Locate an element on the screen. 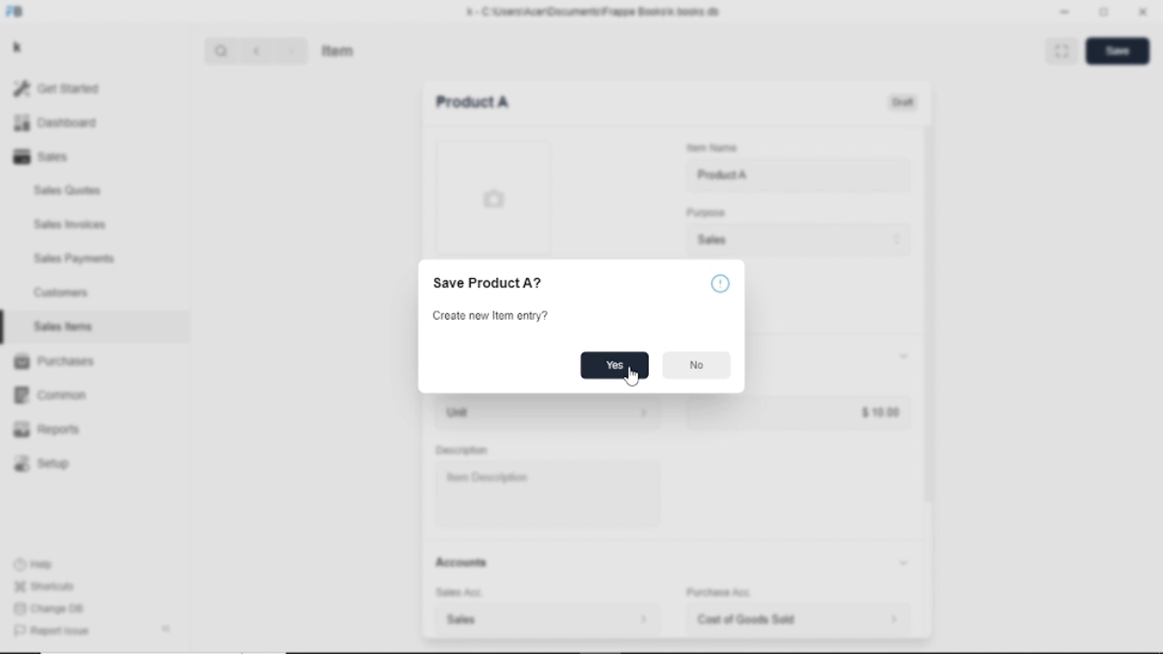 The width and height of the screenshot is (1163, 654). Vertical scrollbar is located at coordinates (929, 313).